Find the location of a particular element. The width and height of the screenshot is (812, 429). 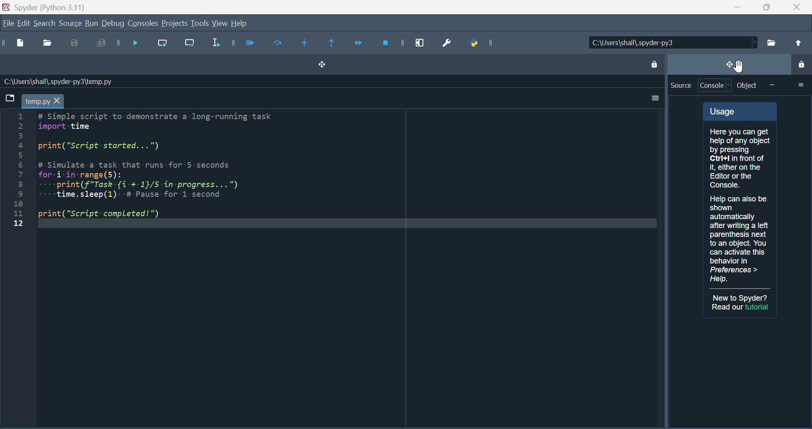

help is located at coordinates (239, 23).